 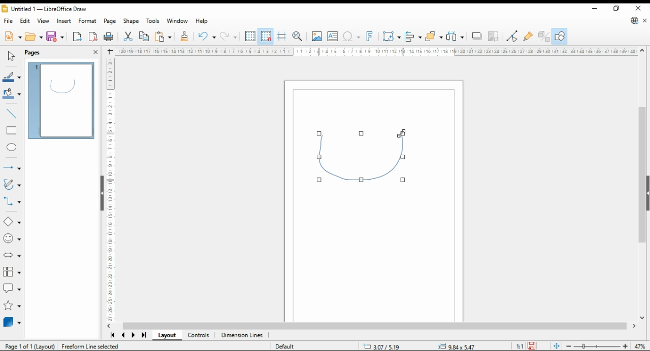 What do you see at coordinates (12, 93) in the screenshot?
I see `fill color` at bounding box center [12, 93].